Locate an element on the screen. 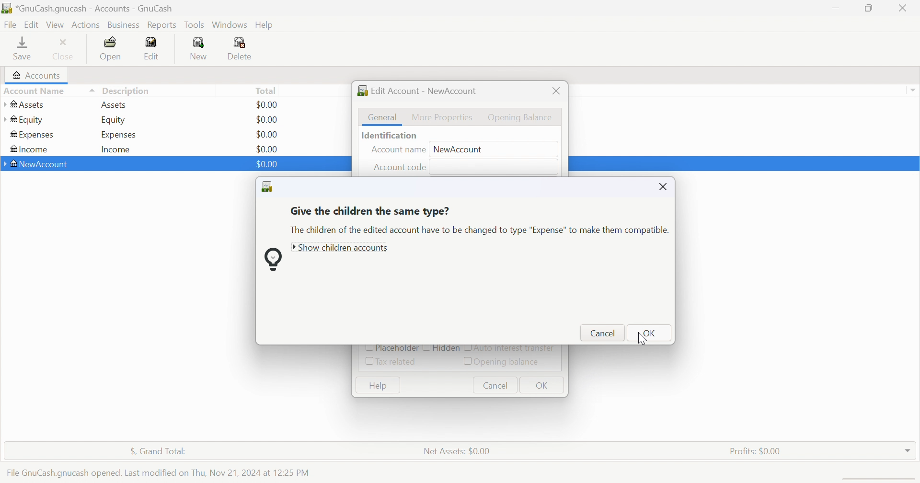  Business is located at coordinates (125, 25).